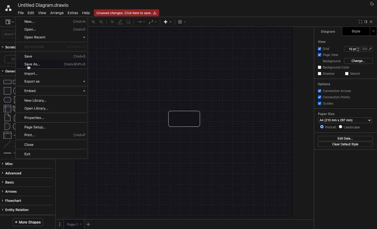  I want to click on Size 10pt, so click(352, 49).